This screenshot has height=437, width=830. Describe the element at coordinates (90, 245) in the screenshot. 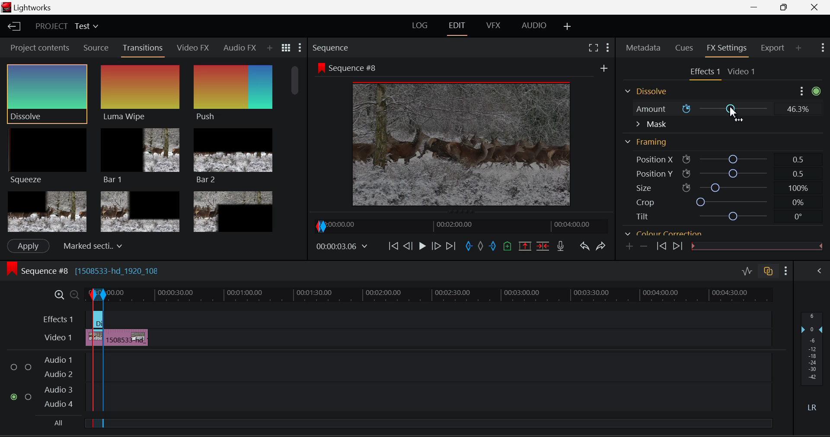

I see `Centered here` at that location.